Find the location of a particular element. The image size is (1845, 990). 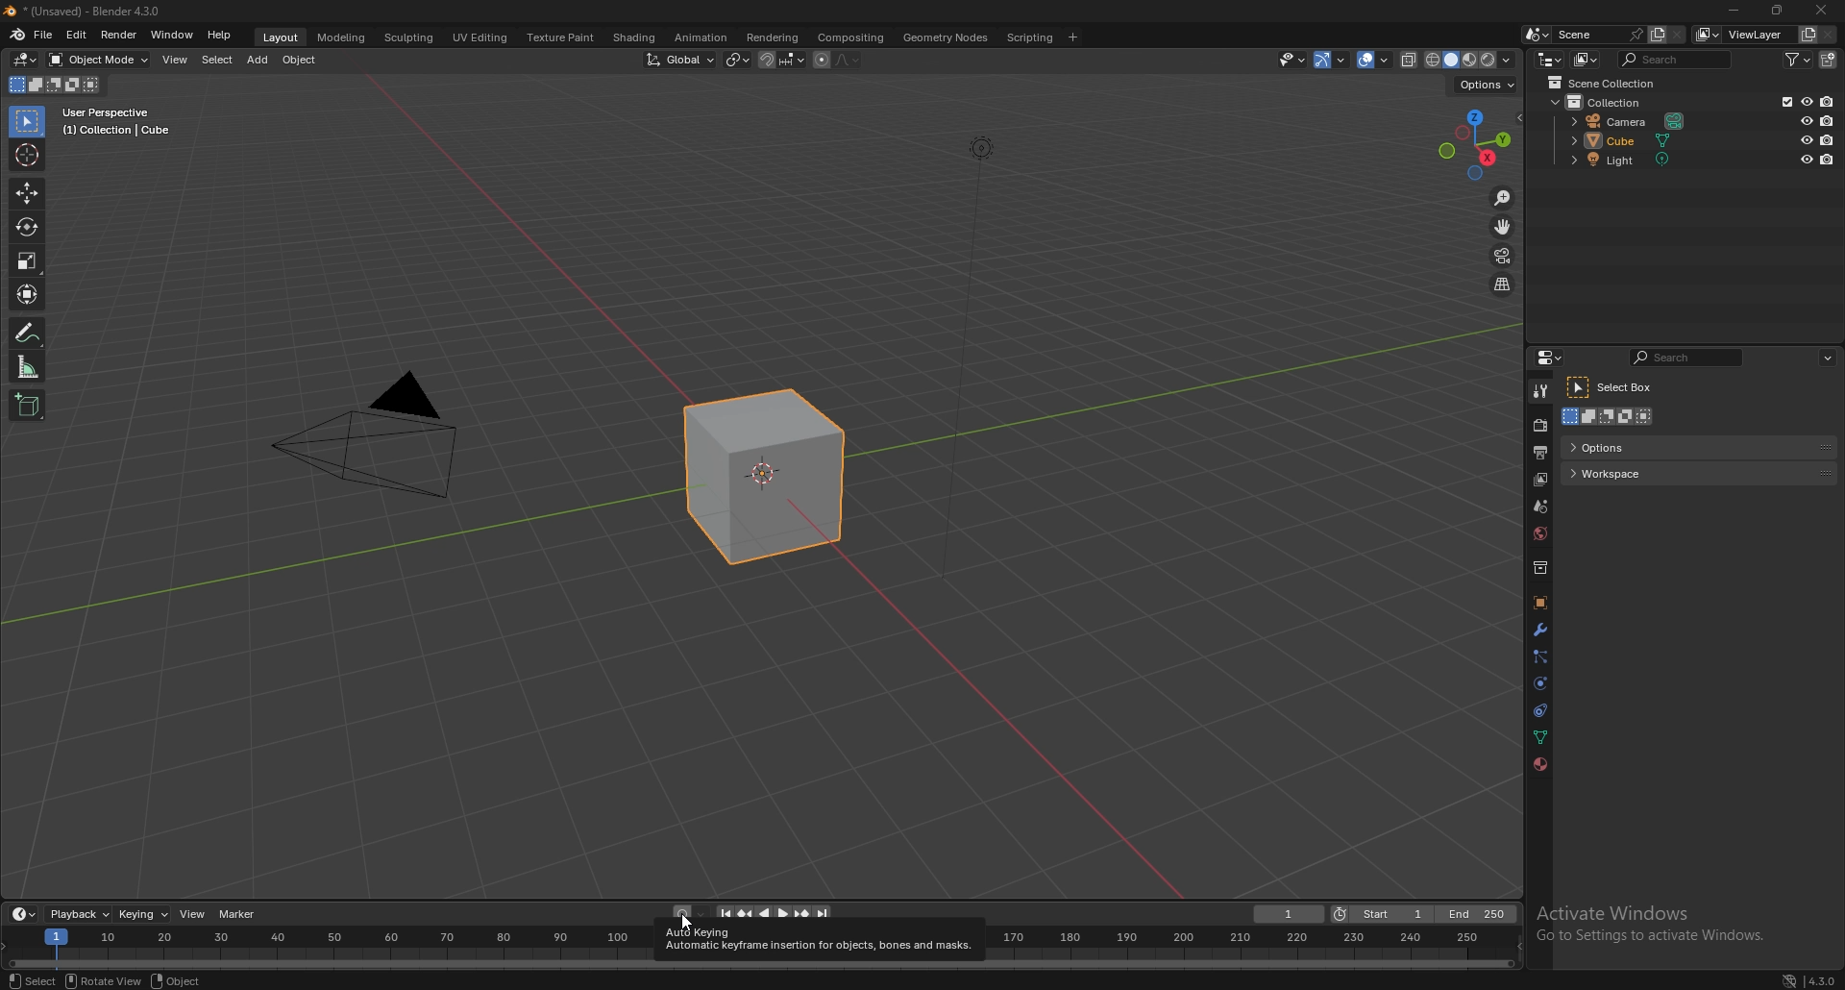

move is located at coordinates (1503, 226).